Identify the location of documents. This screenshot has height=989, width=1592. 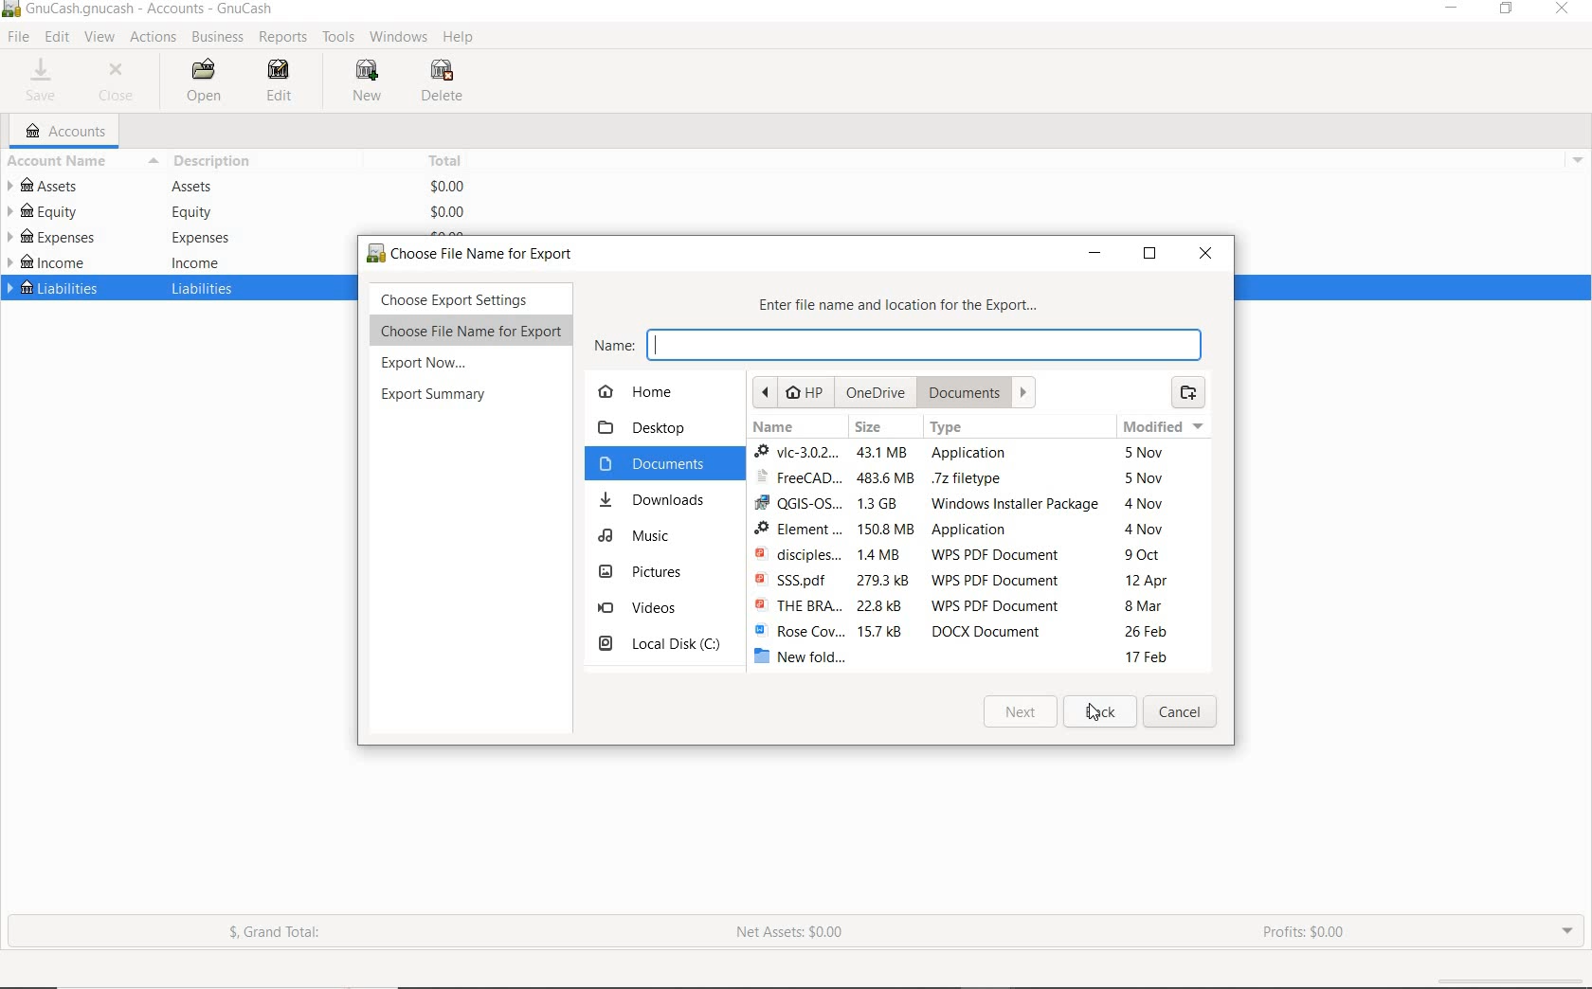
(659, 464).